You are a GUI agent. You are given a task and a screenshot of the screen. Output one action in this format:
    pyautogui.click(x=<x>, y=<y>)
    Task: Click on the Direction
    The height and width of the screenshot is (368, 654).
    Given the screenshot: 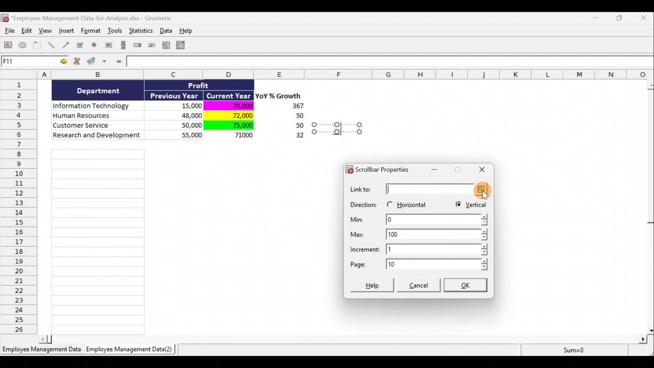 What is the action you would take?
    pyautogui.click(x=363, y=205)
    